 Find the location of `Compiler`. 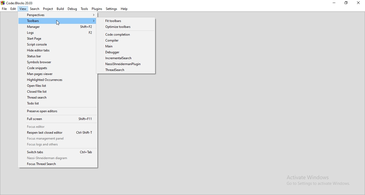

Compiler is located at coordinates (126, 40).